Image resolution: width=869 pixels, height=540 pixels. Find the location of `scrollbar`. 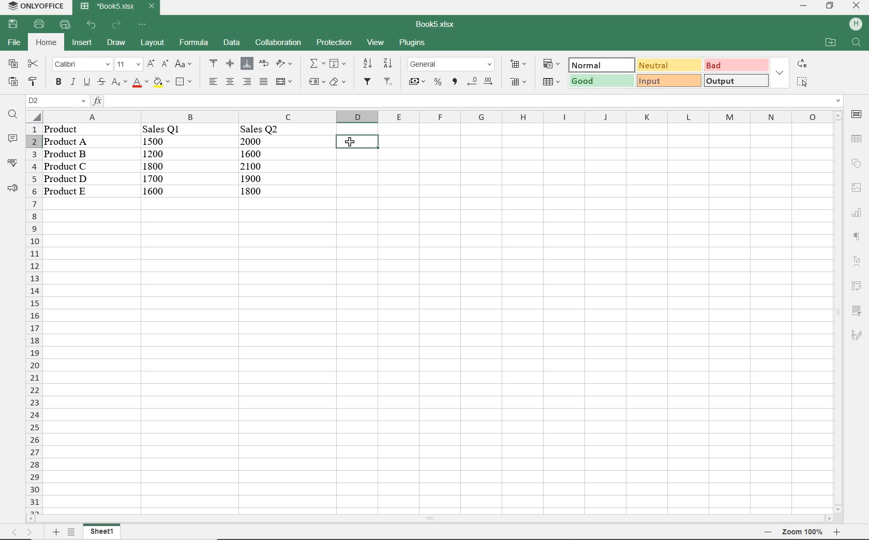

scrollbar is located at coordinates (430, 519).